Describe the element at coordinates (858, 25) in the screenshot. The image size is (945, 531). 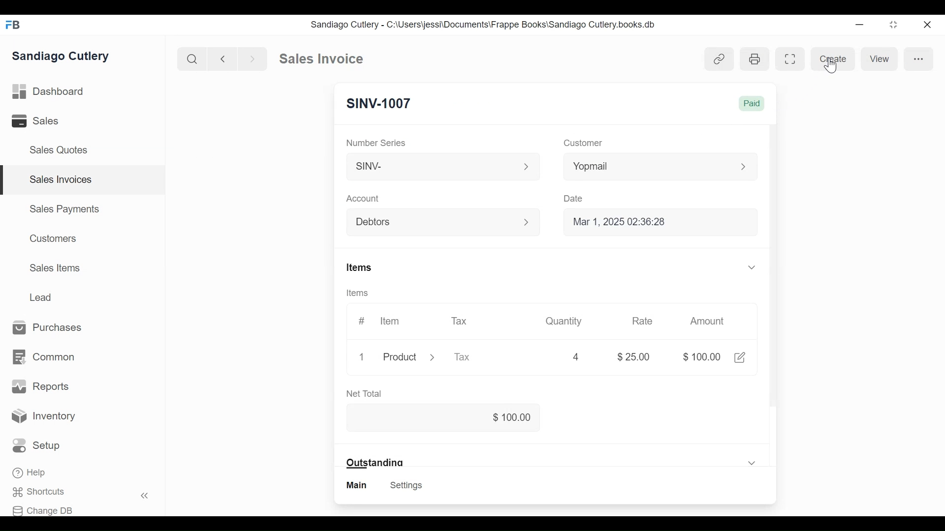
I see `Minimize` at that location.